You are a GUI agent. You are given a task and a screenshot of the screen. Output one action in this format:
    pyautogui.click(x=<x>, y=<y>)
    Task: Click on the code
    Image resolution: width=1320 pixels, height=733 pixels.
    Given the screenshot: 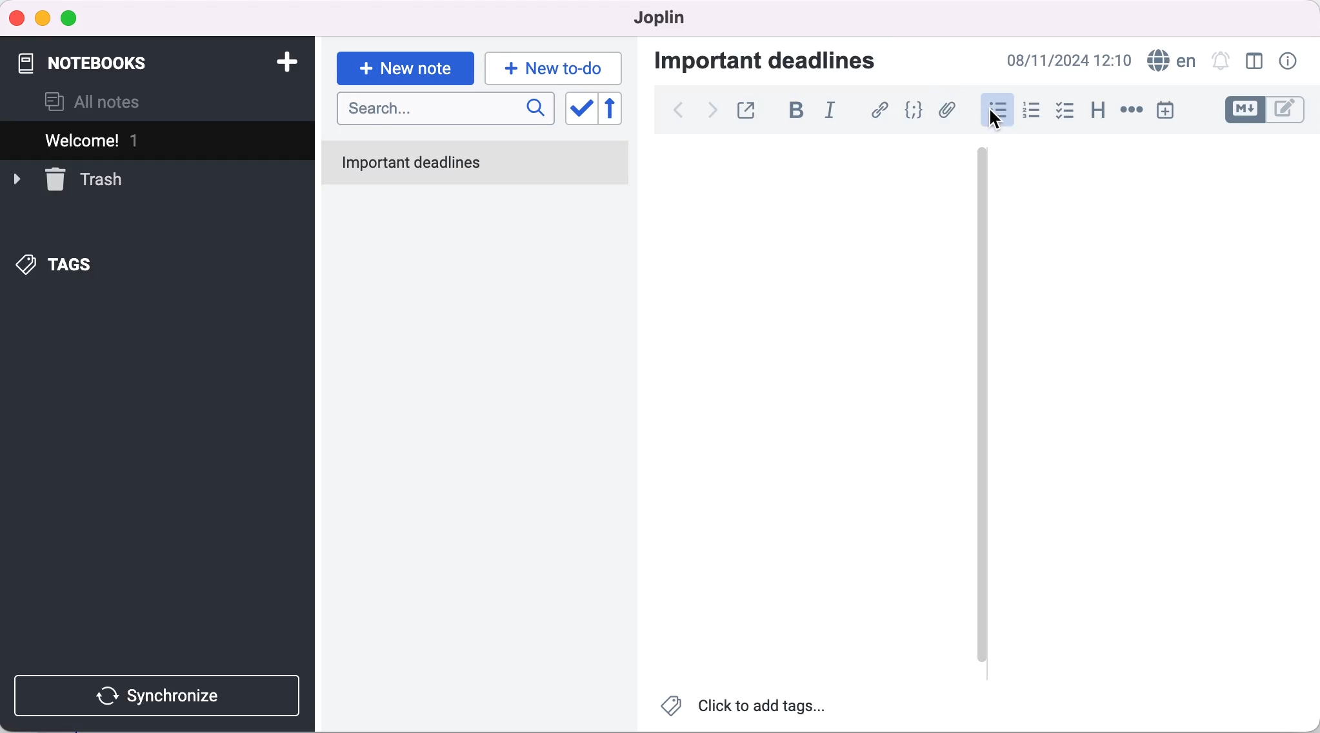 What is the action you would take?
    pyautogui.click(x=914, y=111)
    